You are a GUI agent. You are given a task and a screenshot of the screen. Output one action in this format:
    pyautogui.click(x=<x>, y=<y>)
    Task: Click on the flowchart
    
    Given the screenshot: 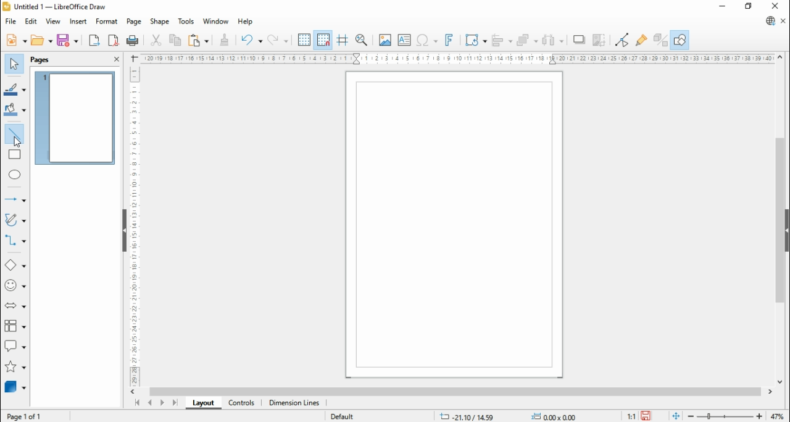 What is the action you would take?
    pyautogui.click(x=15, y=326)
    